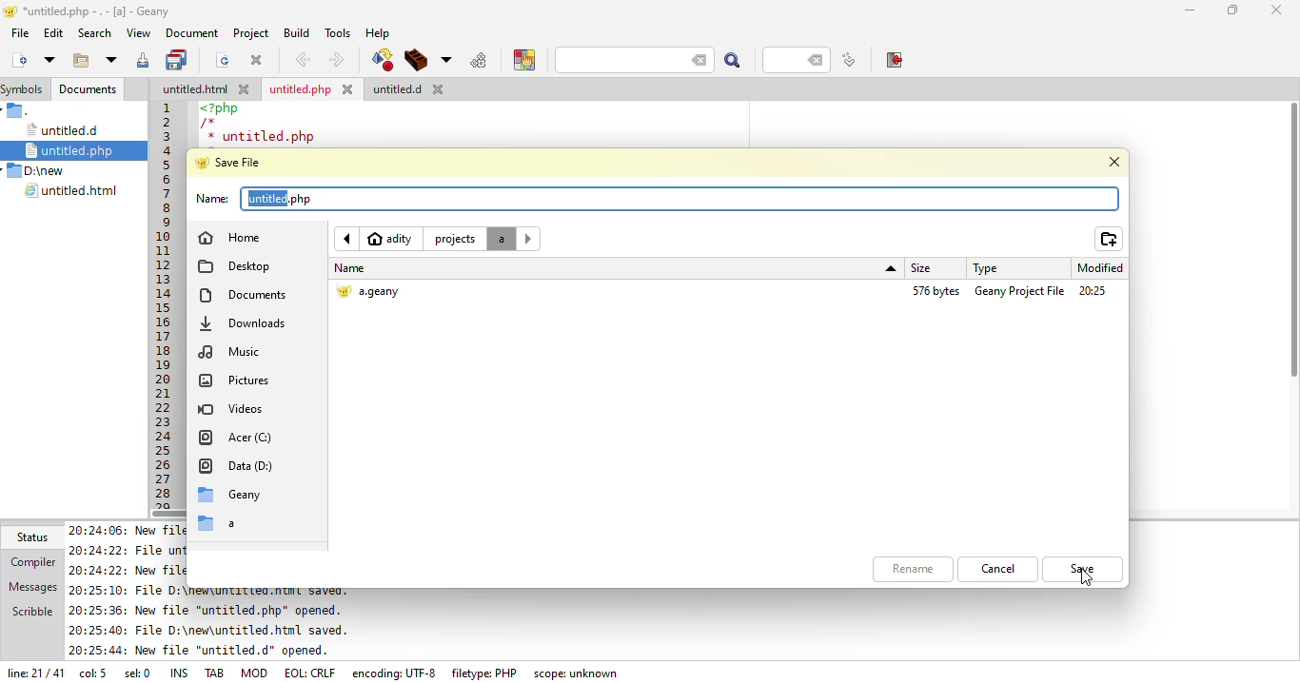 The height and width of the screenshot is (683, 1300). I want to click on geany, so click(234, 497).